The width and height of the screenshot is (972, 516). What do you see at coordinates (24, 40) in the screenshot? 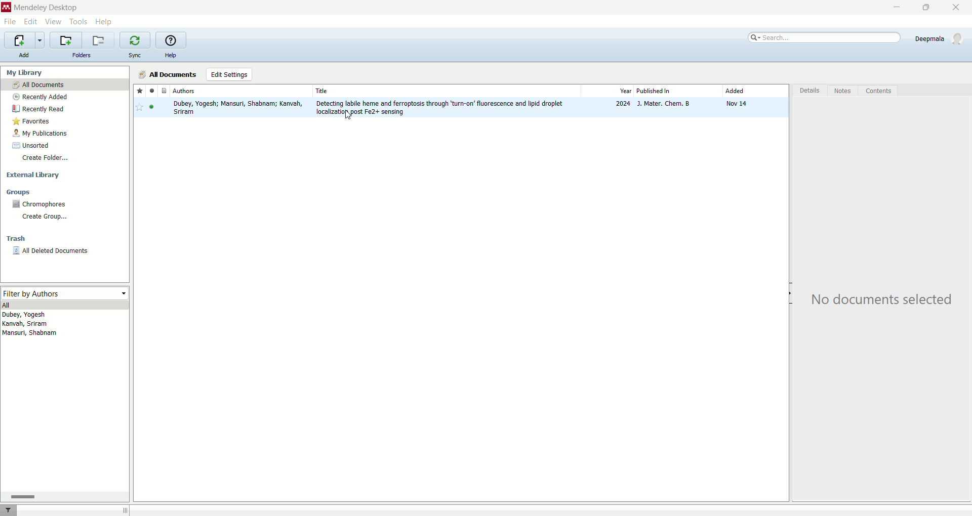
I see `import` at bounding box center [24, 40].